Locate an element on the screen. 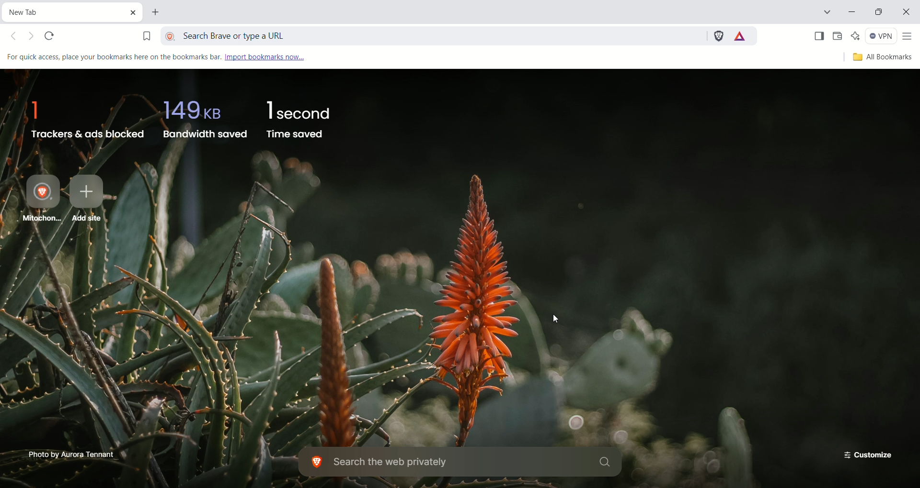 This screenshot has height=488, width=920. brave shields is located at coordinates (718, 34).